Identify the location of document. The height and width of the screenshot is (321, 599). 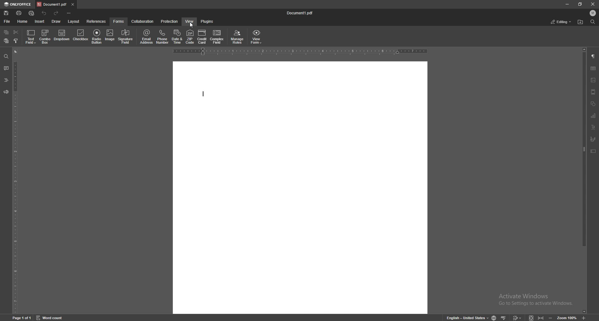
(300, 187).